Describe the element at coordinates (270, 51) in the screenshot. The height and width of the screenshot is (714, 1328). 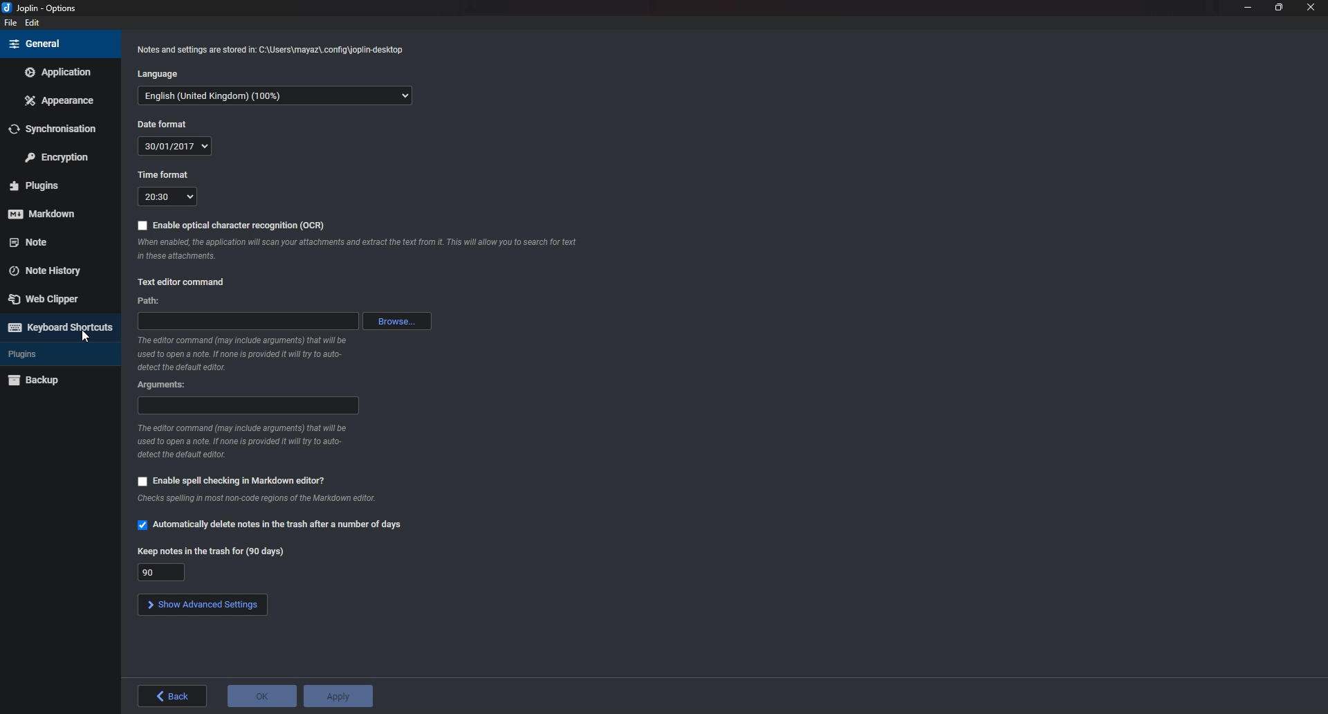
I see `Info` at that location.